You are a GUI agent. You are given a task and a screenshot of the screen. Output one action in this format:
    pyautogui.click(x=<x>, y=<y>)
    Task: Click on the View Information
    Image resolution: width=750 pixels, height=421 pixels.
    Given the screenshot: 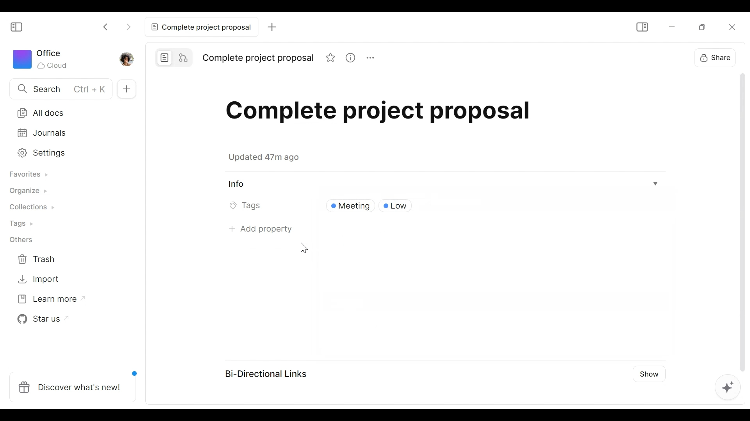 What is the action you would take?
    pyautogui.click(x=350, y=57)
    